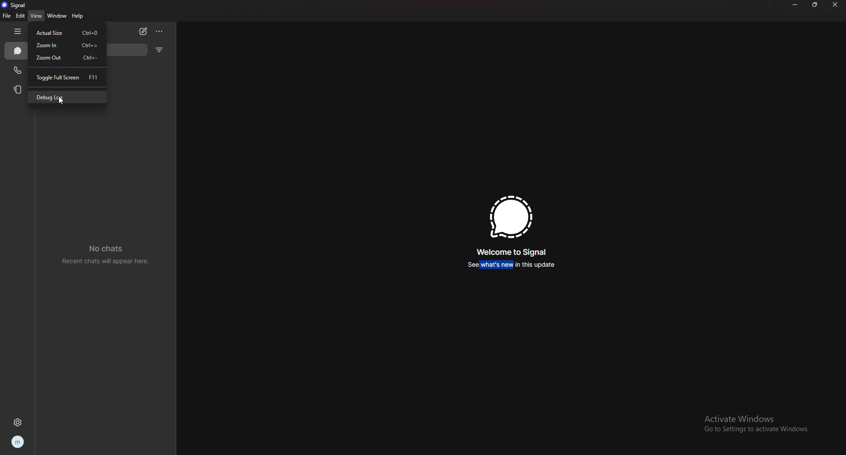 This screenshot has width=846, height=455. What do you see at coordinates (160, 49) in the screenshot?
I see `filter` at bounding box center [160, 49].